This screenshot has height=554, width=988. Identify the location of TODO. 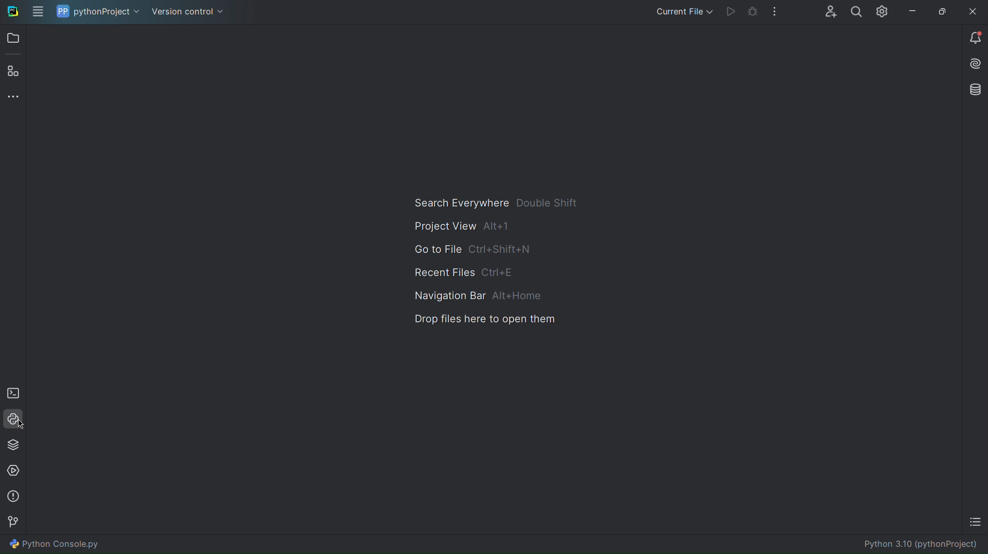
(974, 521).